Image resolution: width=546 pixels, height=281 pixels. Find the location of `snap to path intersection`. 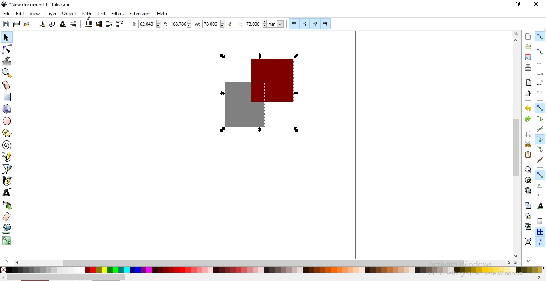

snap to path intersection is located at coordinates (539, 129).